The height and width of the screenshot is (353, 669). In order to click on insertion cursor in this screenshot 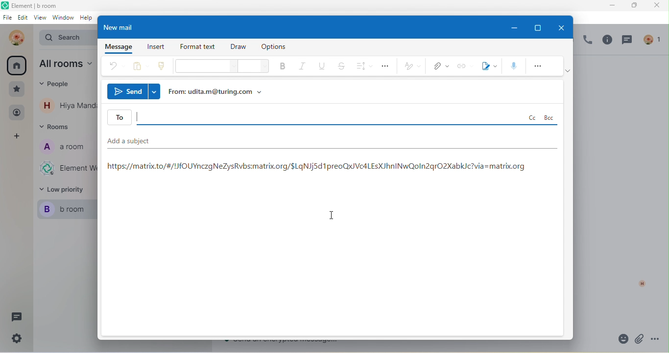, I will do `click(332, 215)`.